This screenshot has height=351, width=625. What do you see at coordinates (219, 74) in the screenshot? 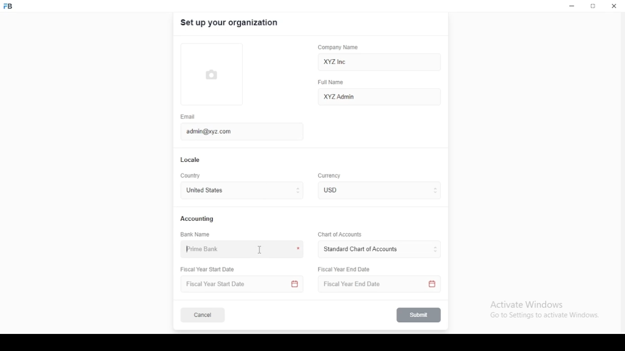
I see `logo tumbnail` at bounding box center [219, 74].